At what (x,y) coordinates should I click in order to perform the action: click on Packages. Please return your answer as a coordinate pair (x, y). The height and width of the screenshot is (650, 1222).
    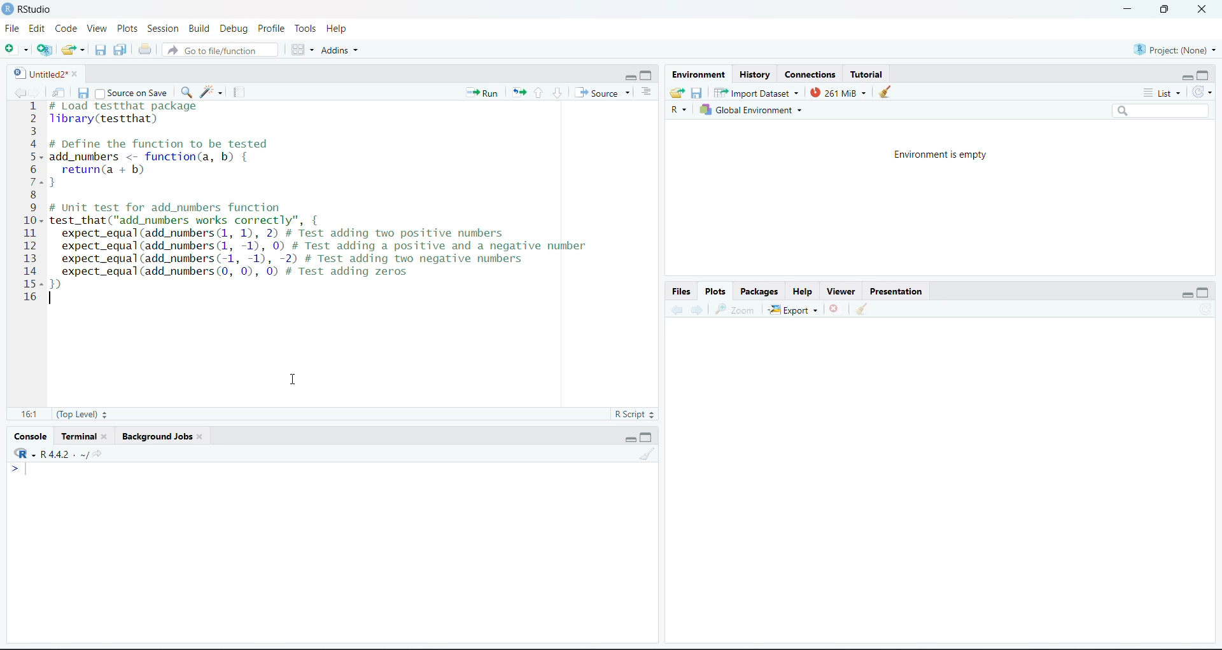
    Looking at the image, I should click on (759, 293).